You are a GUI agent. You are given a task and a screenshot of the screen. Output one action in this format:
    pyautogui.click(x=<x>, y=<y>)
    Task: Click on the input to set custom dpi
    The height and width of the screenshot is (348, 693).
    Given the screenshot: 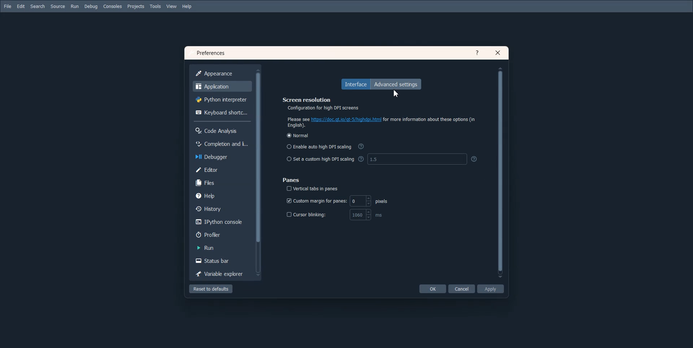 What is the action you would take?
    pyautogui.click(x=423, y=159)
    